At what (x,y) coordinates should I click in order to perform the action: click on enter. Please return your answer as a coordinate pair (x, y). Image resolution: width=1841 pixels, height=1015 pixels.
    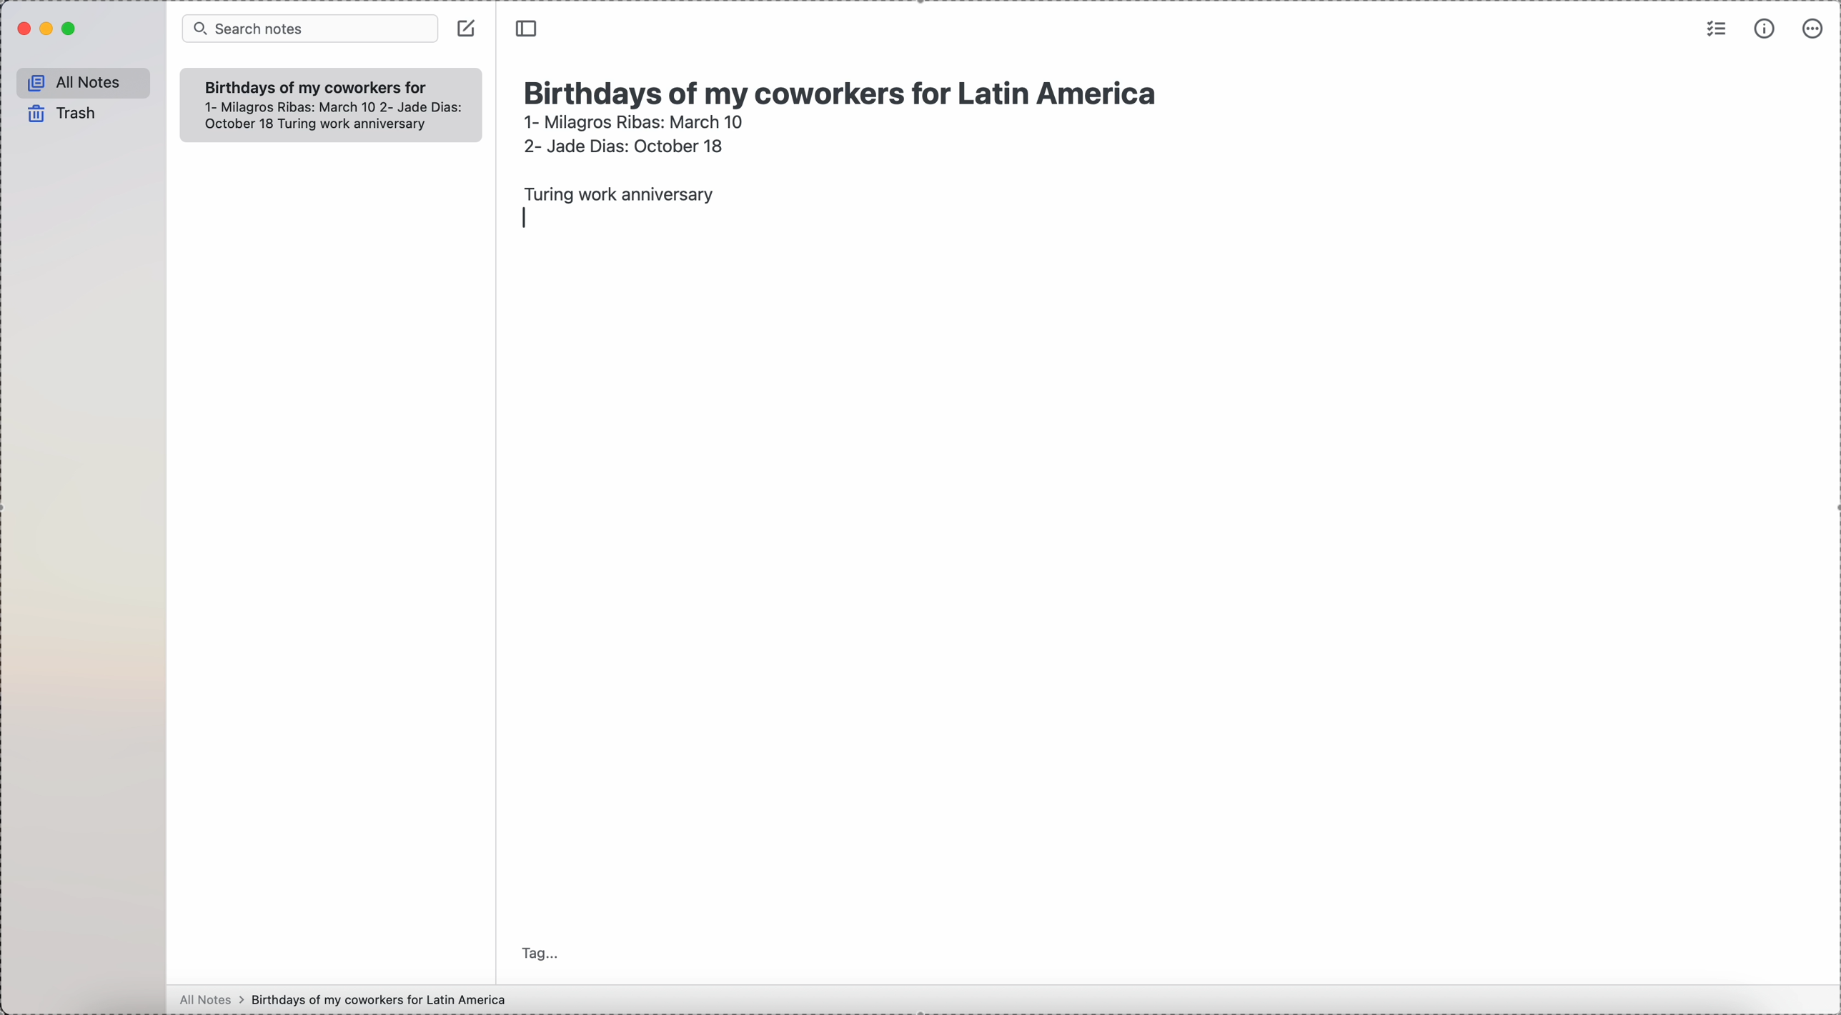
    Looking at the image, I should click on (524, 217).